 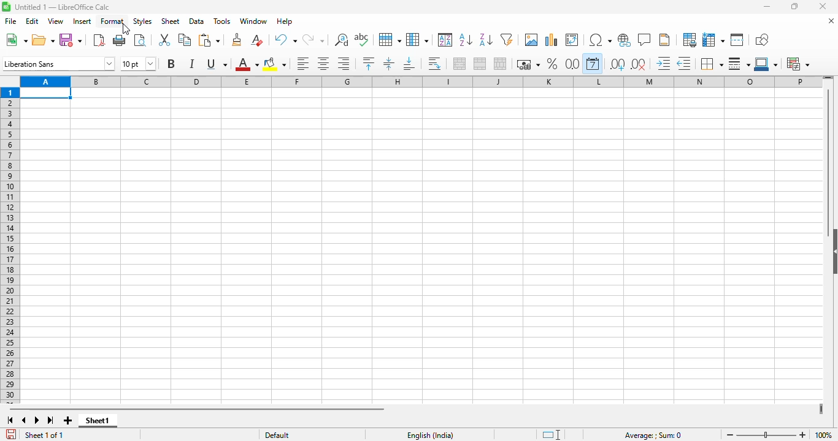 I want to click on align top, so click(x=368, y=64).